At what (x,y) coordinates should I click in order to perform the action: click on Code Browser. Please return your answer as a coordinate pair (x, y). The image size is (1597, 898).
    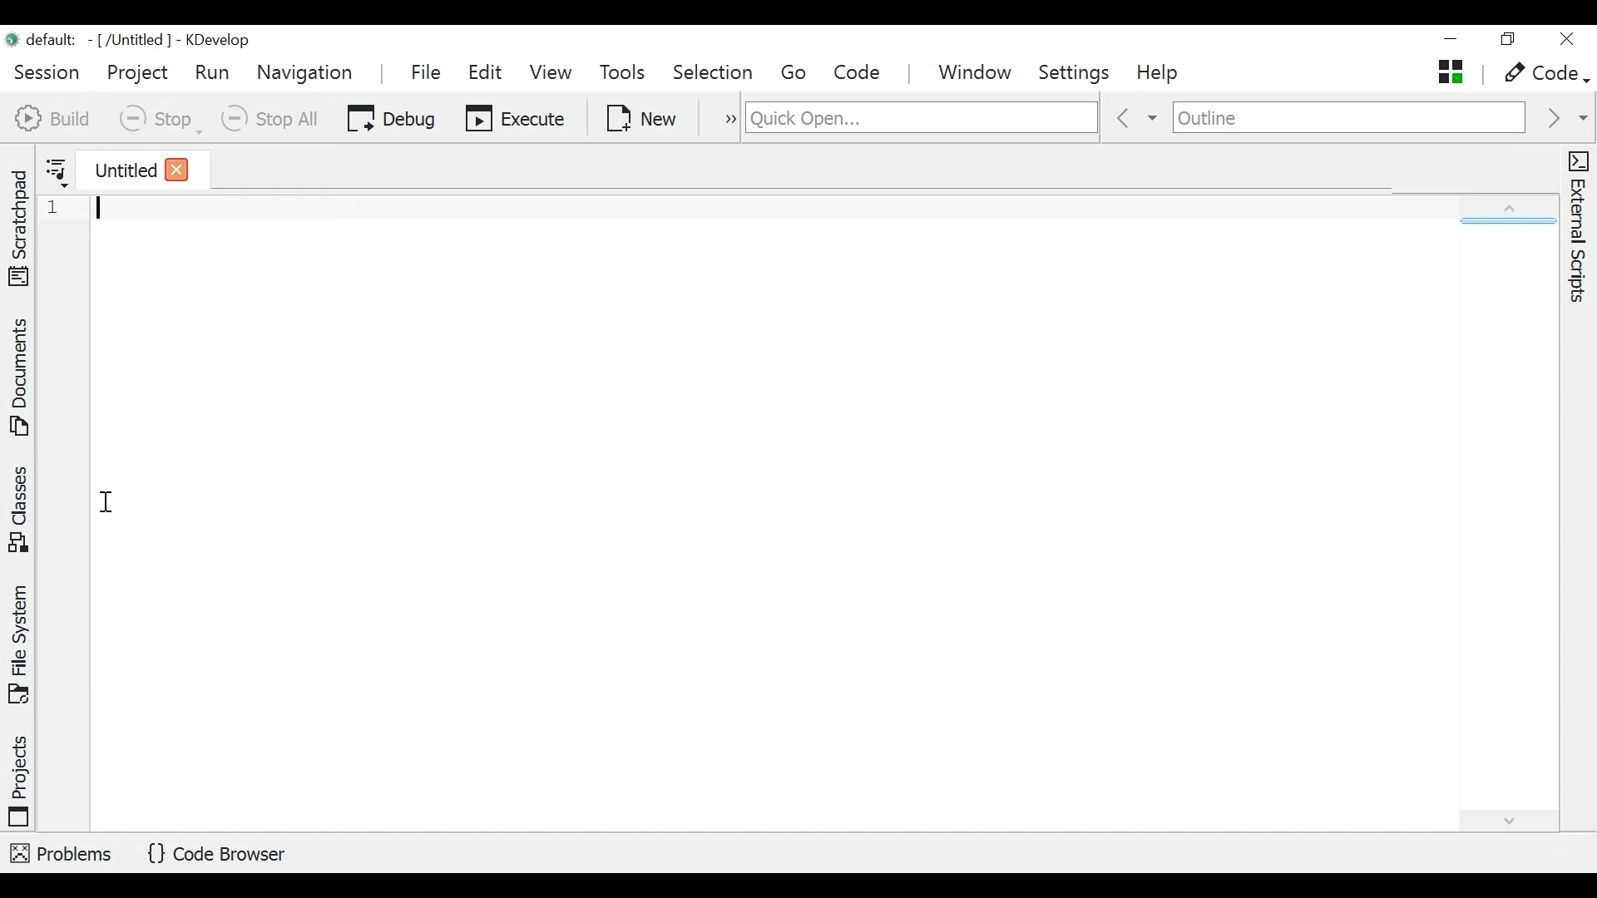
    Looking at the image, I should click on (216, 851).